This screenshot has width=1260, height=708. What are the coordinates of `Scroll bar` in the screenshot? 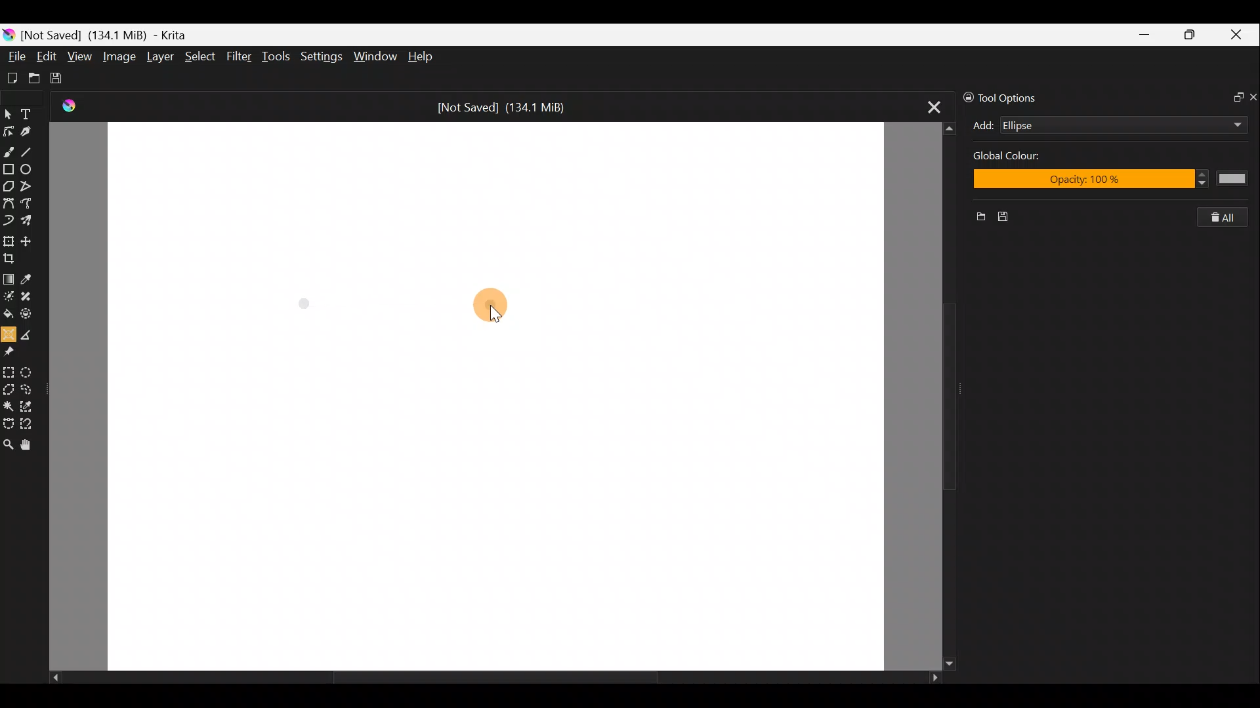 It's located at (933, 395).